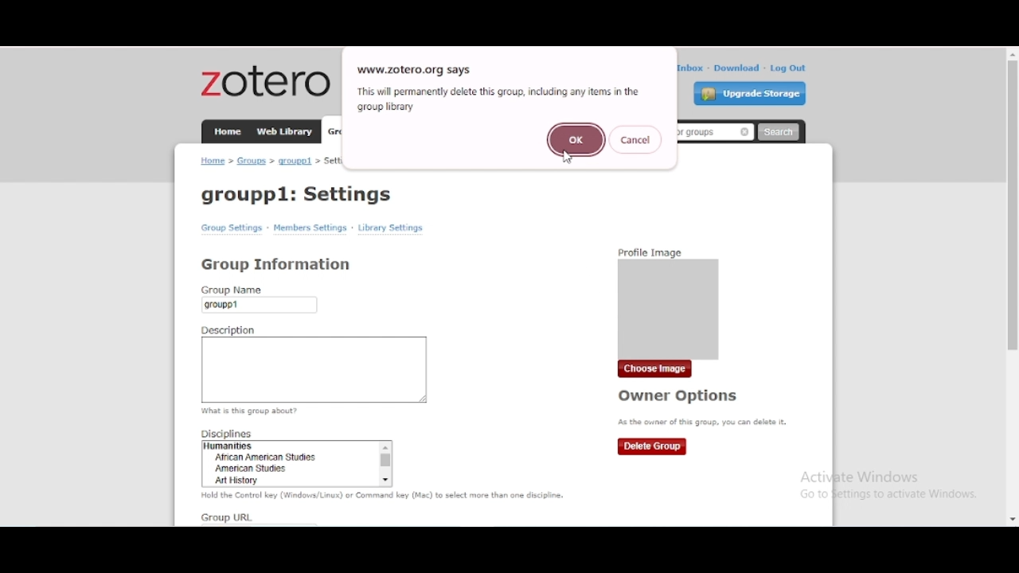 This screenshot has width=1019, height=573. I want to click on upgrade storage, so click(750, 93).